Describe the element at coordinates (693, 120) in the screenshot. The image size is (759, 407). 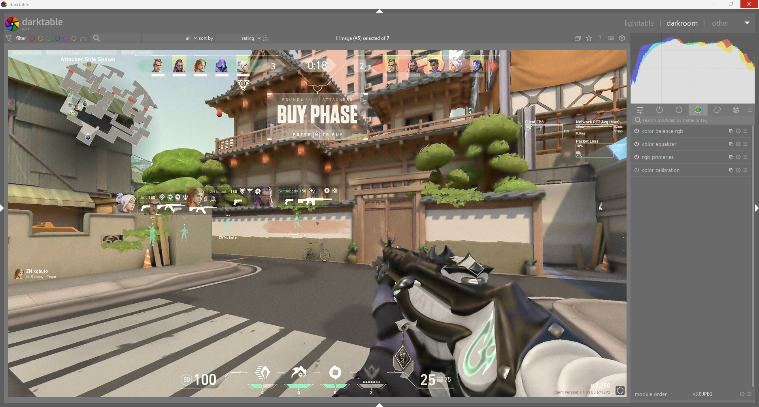
I see `search module` at that location.